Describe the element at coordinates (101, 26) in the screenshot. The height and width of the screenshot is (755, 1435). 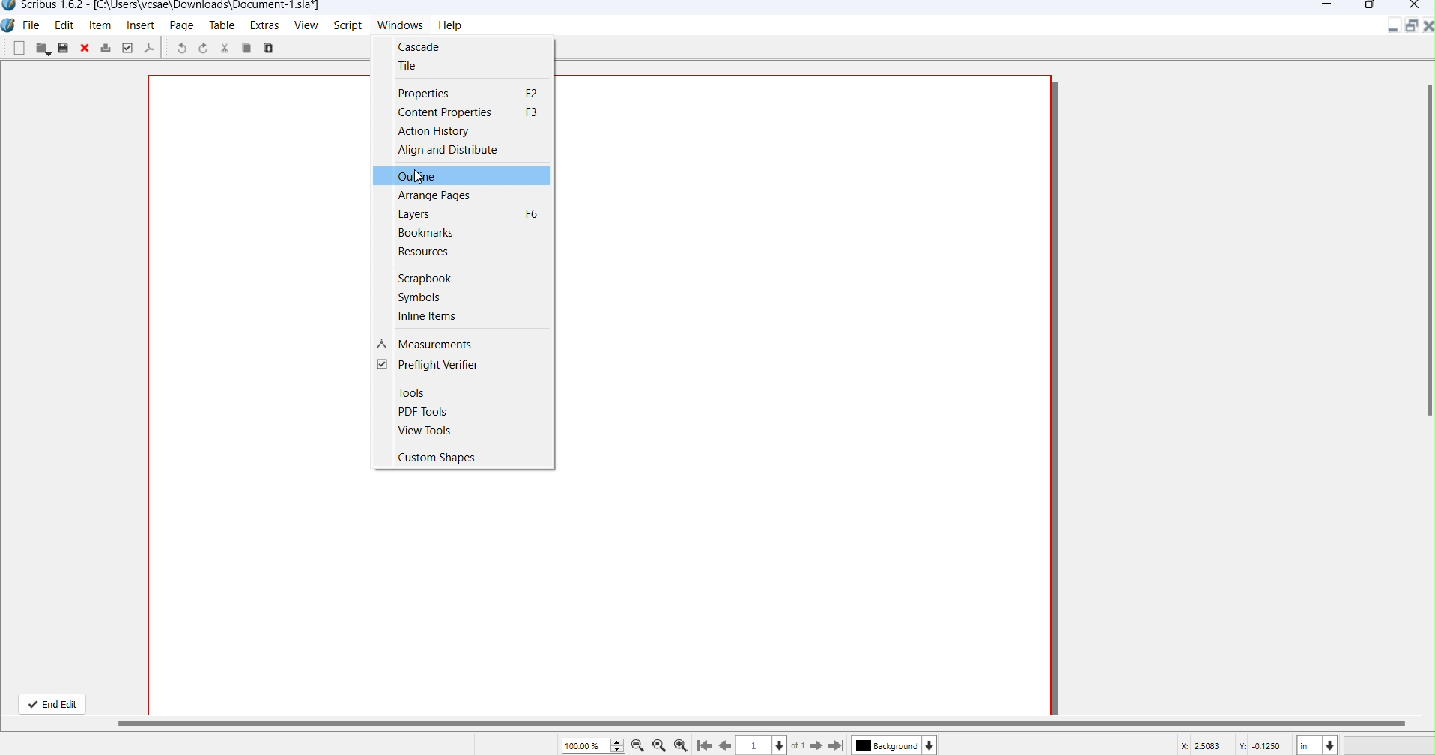
I see `` at that location.